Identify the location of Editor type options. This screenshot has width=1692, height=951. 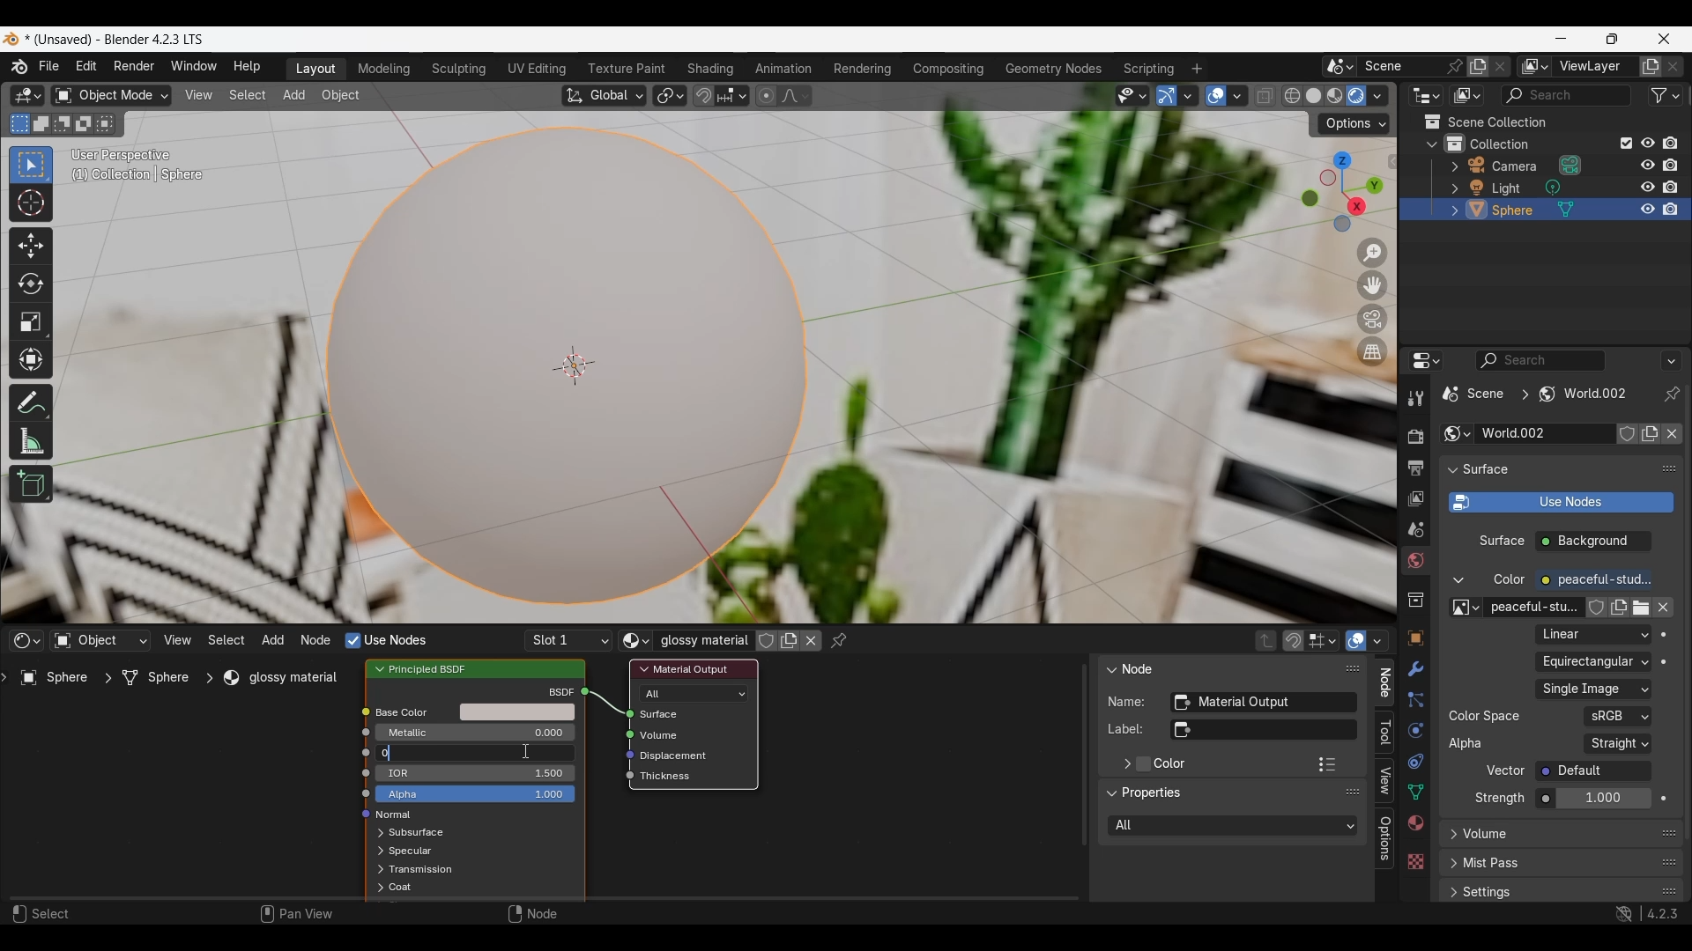
(1426, 360).